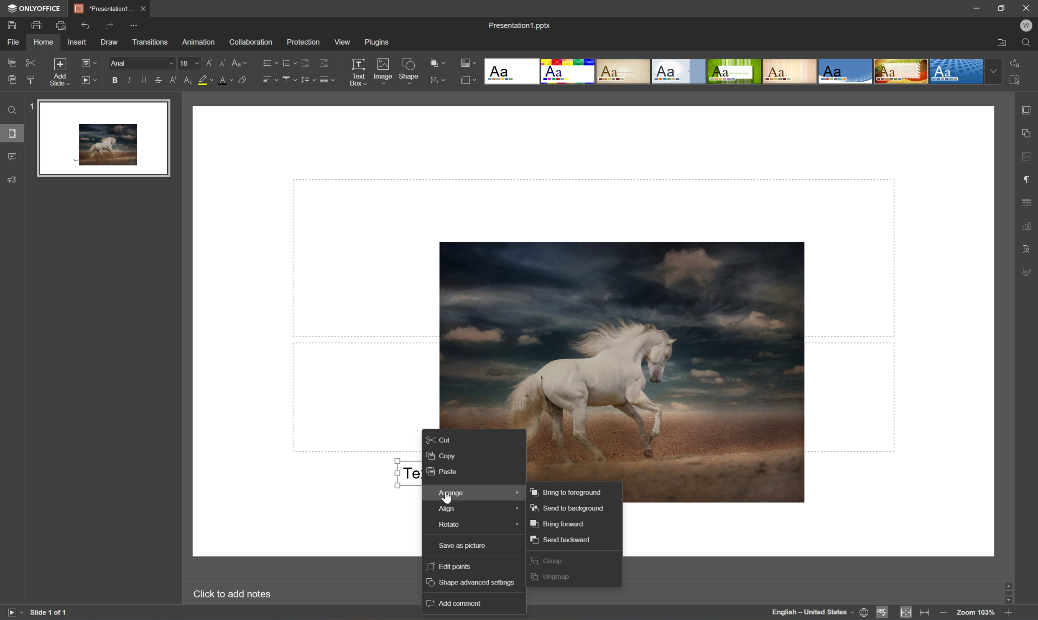 This screenshot has width=1038, height=620. Describe the element at coordinates (520, 25) in the screenshot. I see `Presentation1.pptx` at that location.